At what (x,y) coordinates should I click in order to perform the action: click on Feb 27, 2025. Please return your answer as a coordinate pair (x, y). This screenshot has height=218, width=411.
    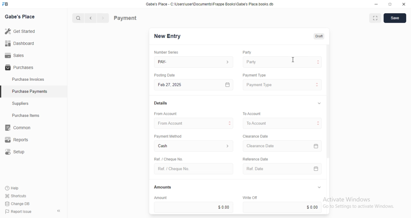
    Looking at the image, I should click on (195, 85).